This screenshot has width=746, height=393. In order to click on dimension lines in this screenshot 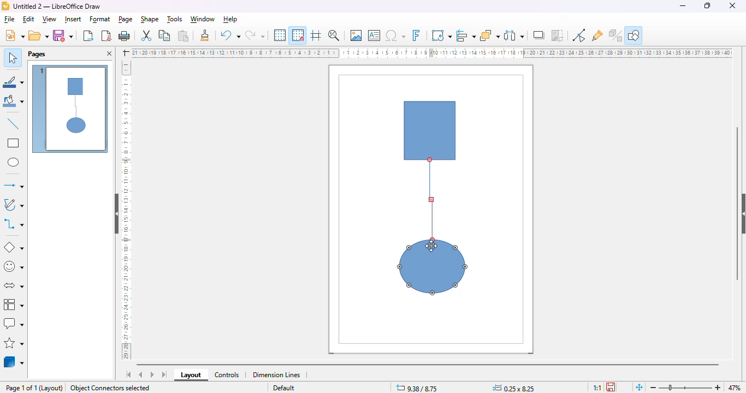, I will do `click(276, 374)`.